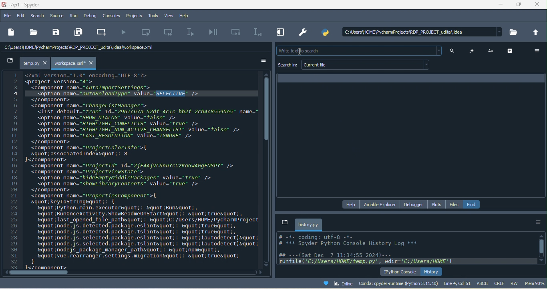  I want to click on write text to search search, so click(358, 51).